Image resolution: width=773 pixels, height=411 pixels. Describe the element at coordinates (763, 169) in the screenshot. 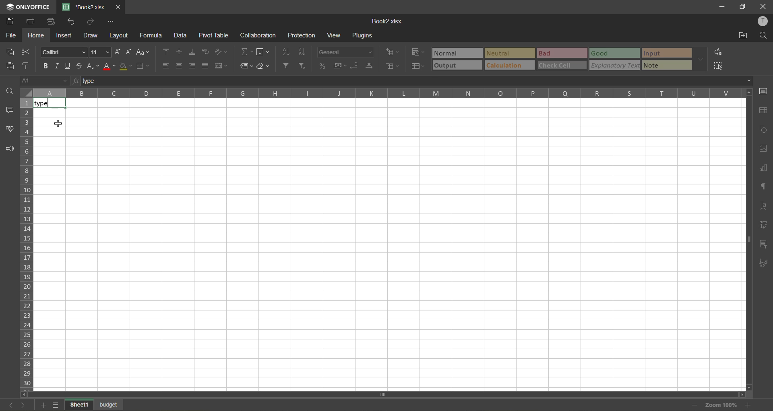

I see `charts` at that location.